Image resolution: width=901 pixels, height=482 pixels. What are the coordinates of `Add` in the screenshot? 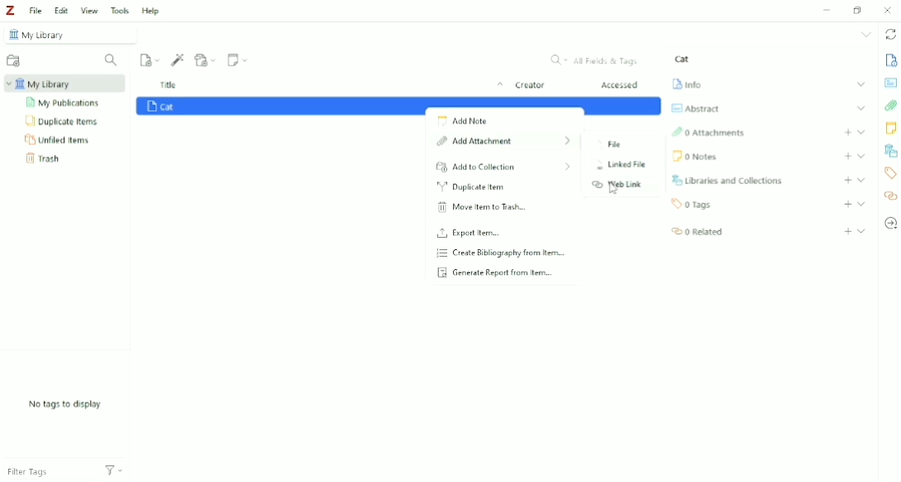 It's located at (848, 205).